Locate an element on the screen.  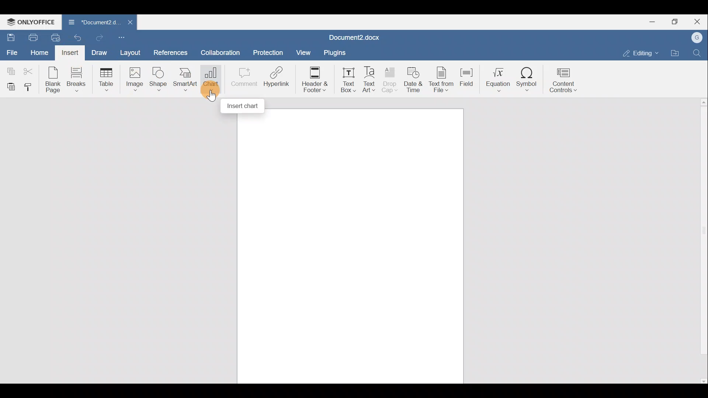
ONLYOFFICE Menu is located at coordinates (29, 22).